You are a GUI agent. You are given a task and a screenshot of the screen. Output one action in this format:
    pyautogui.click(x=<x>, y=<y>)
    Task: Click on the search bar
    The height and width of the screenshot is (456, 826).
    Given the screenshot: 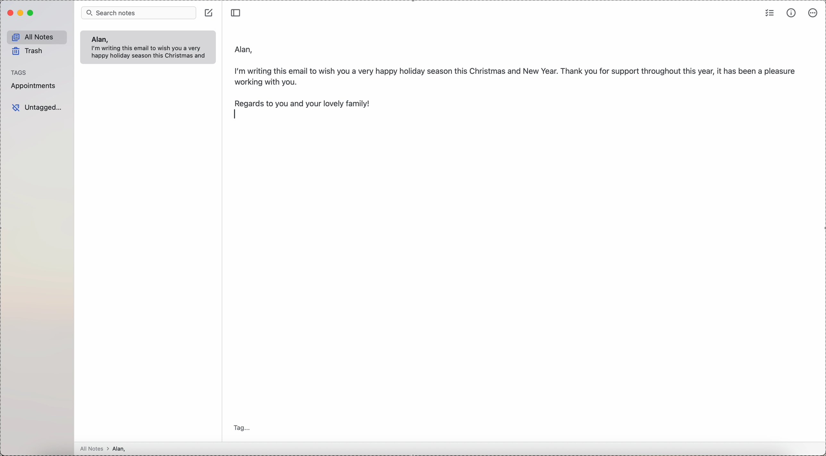 What is the action you would take?
    pyautogui.click(x=139, y=12)
    